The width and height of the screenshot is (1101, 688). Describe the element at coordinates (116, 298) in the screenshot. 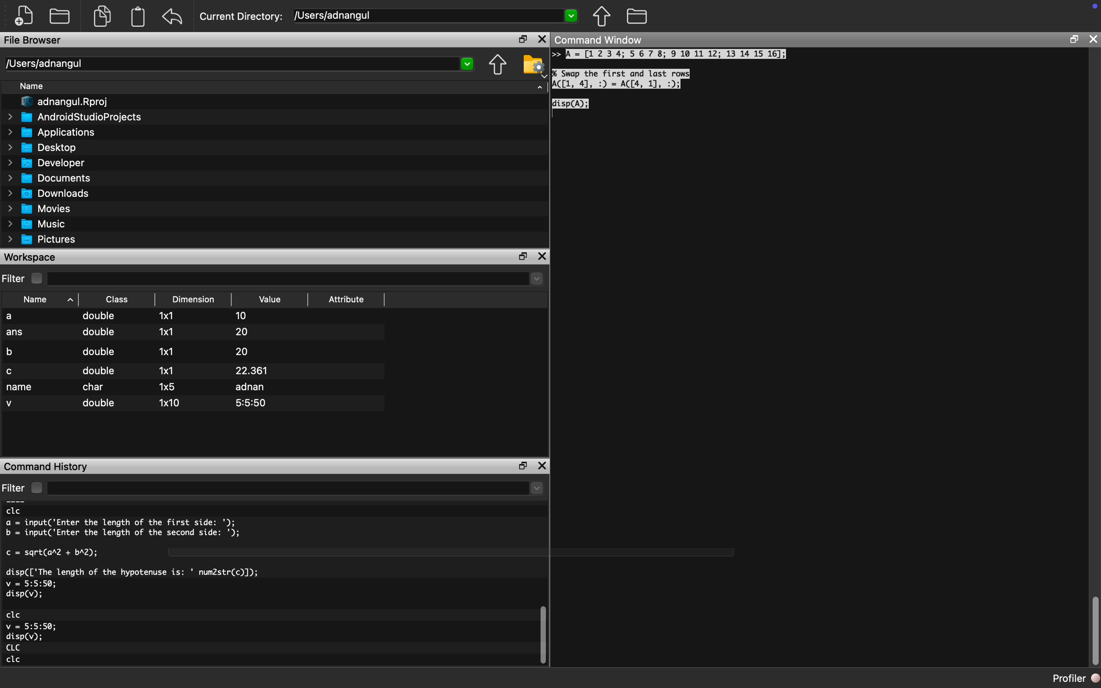

I see `Class` at that location.